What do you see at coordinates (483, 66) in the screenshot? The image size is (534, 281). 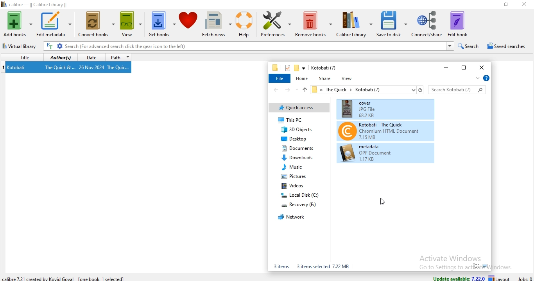 I see `close` at bounding box center [483, 66].